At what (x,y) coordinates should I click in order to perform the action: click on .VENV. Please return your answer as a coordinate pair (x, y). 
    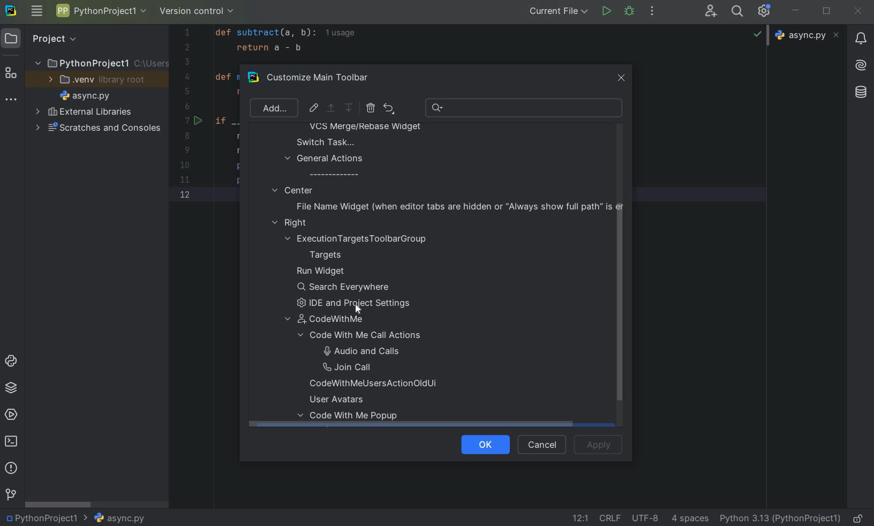
    Looking at the image, I should click on (97, 80).